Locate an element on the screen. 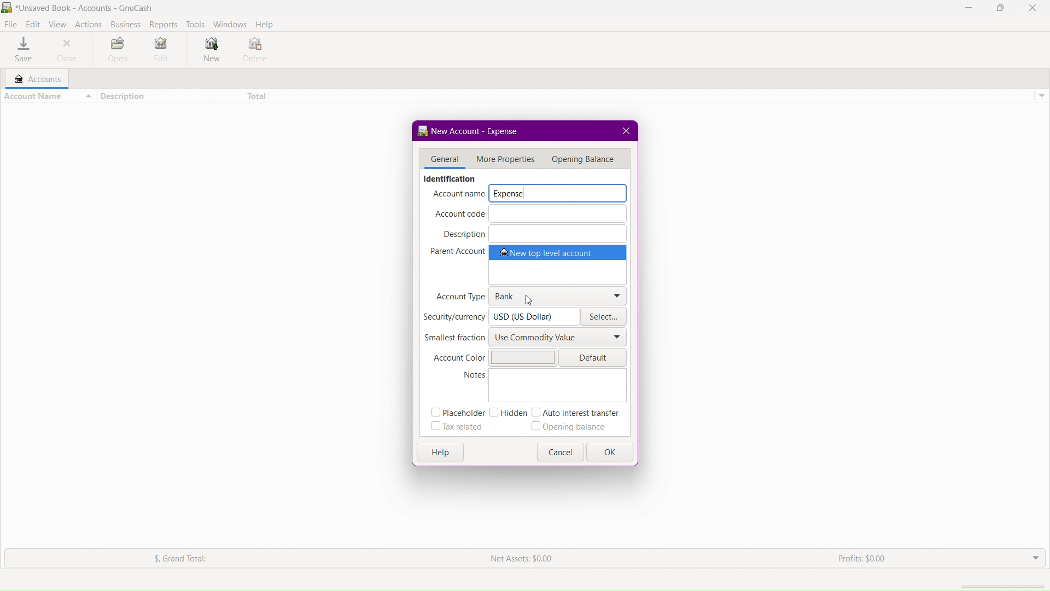 The height and width of the screenshot is (591, 1050). Windows is located at coordinates (230, 23).